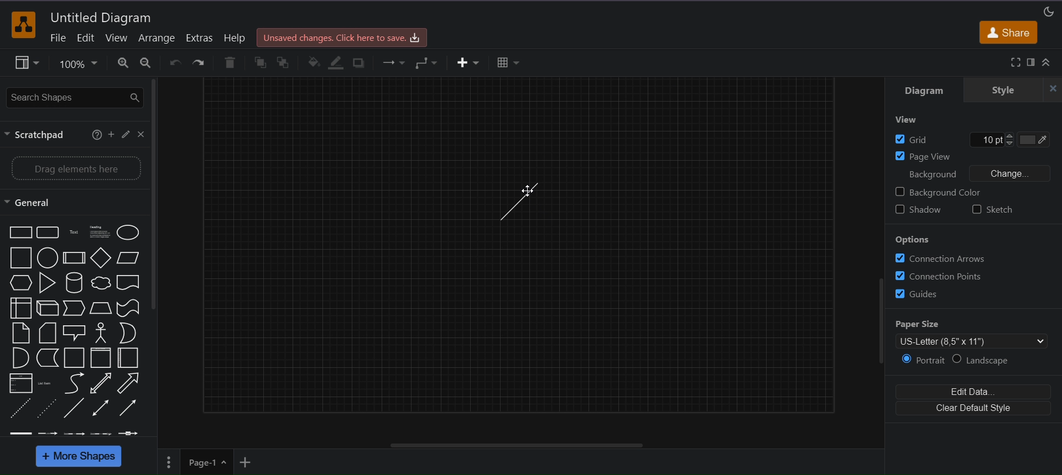 This screenshot has width=1062, height=475. What do you see at coordinates (103, 17) in the screenshot?
I see `title` at bounding box center [103, 17].